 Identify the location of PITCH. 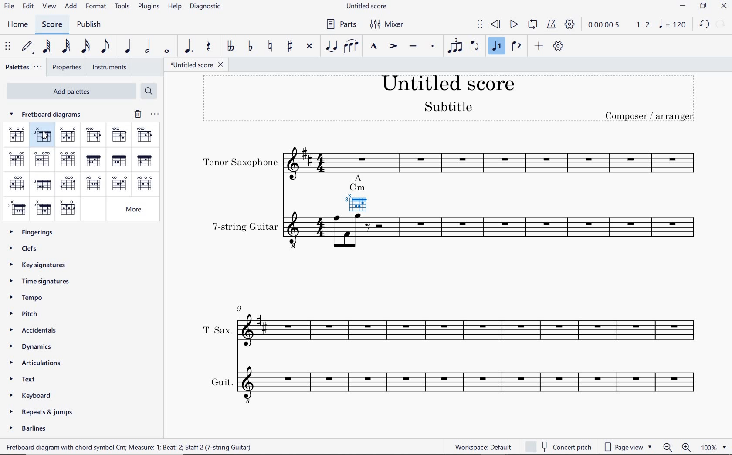
(27, 315).